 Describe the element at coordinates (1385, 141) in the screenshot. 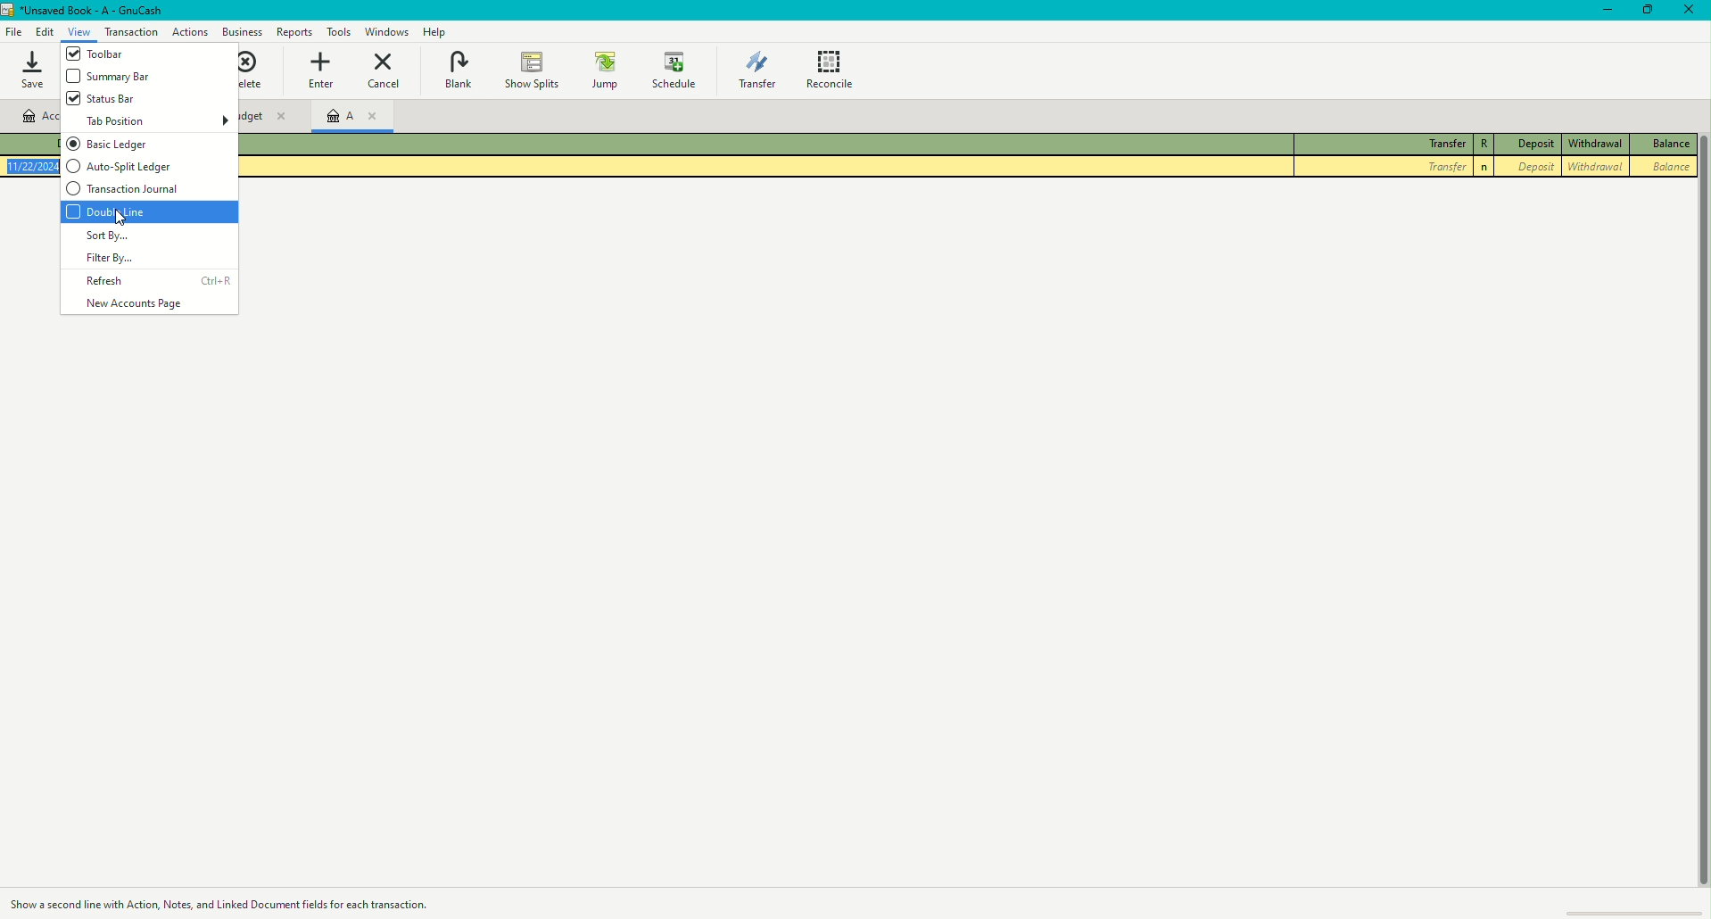

I see `Transfer` at that location.